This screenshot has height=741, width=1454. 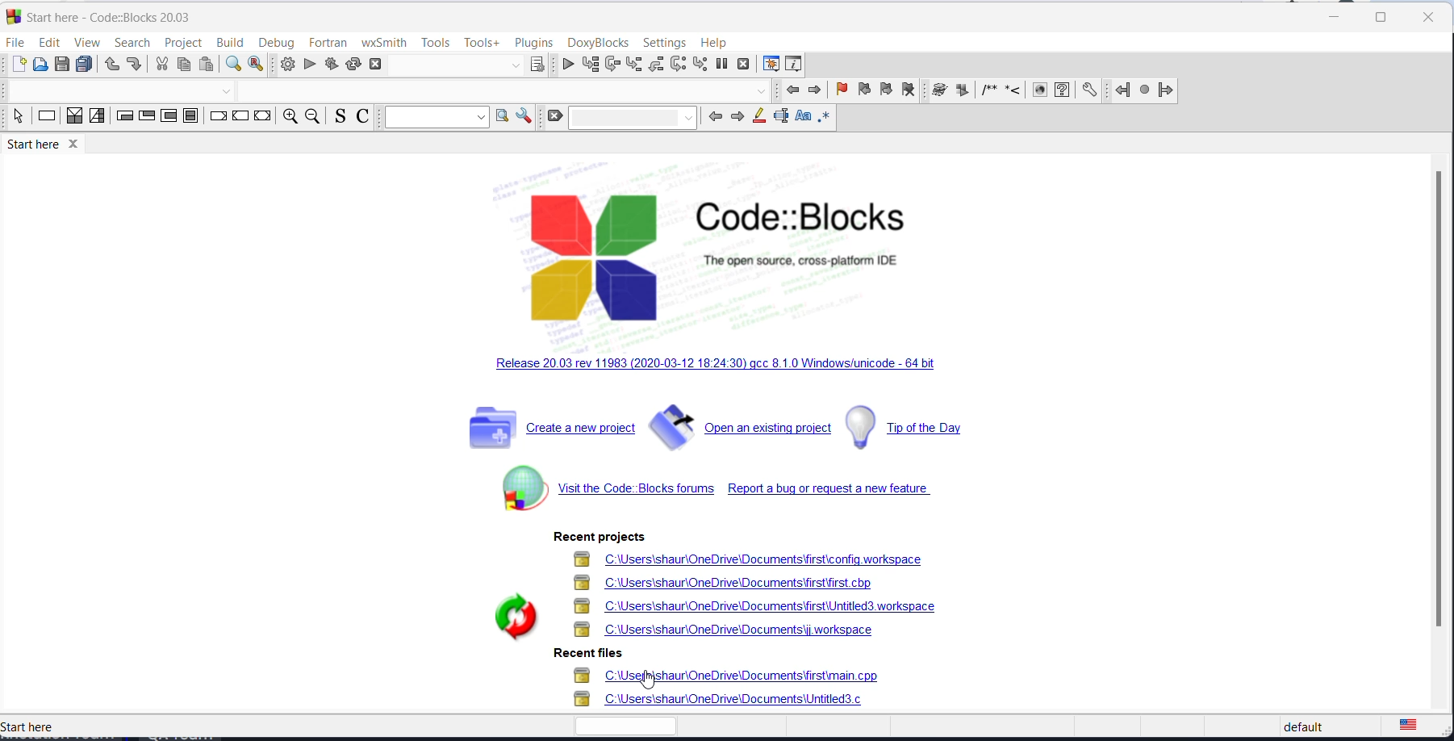 What do you see at coordinates (938, 91) in the screenshot?
I see `icon` at bounding box center [938, 91].